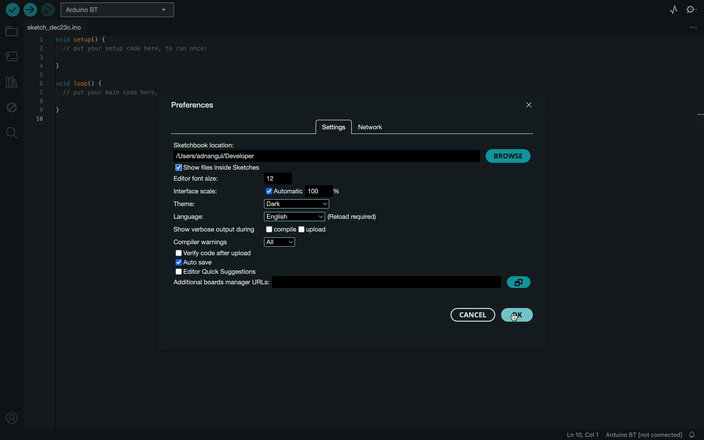 Image resolution: width=704 pixels, height=440 pixels. I want to click on debug, so click(12, 108).